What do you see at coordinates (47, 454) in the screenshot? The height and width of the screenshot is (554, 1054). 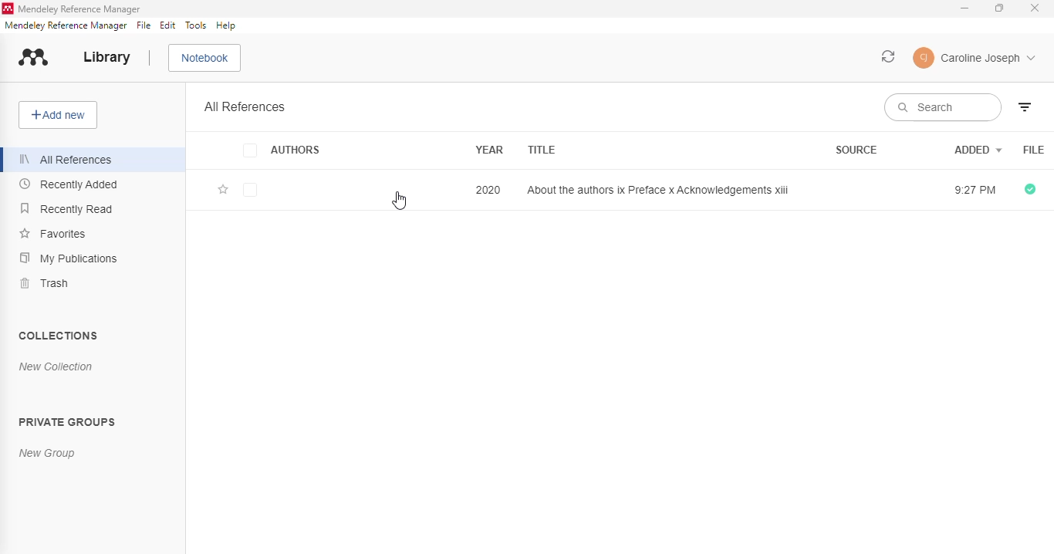 I see `new group` at bounding box center [47, 454].